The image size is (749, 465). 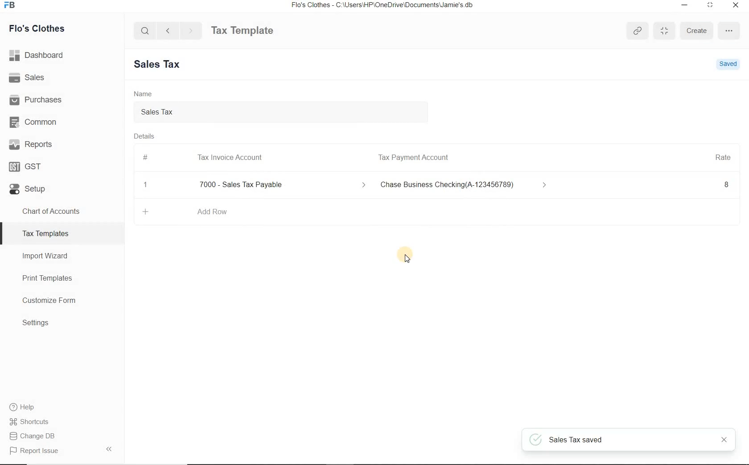 I want to click on Cursor, so click(x=404, y=256).